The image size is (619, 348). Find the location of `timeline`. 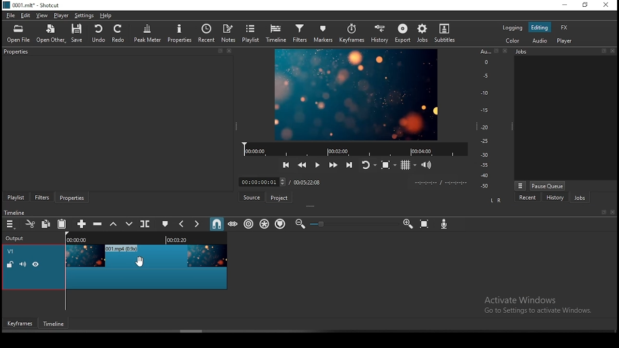

timeline is located at coordinates (145, 238).